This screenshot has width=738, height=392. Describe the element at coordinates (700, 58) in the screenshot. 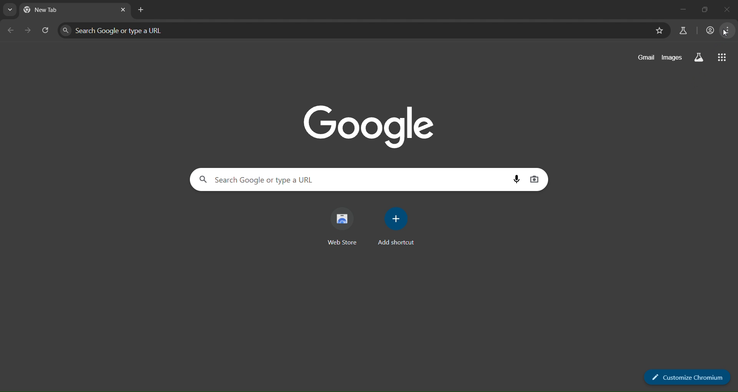

I see `search labs` at that location.